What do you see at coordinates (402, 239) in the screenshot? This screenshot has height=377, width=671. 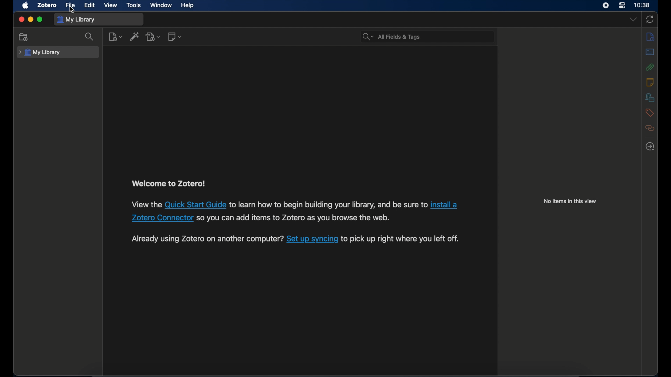 I see `to pick up right where you left off` at bounding box center [402, 239].